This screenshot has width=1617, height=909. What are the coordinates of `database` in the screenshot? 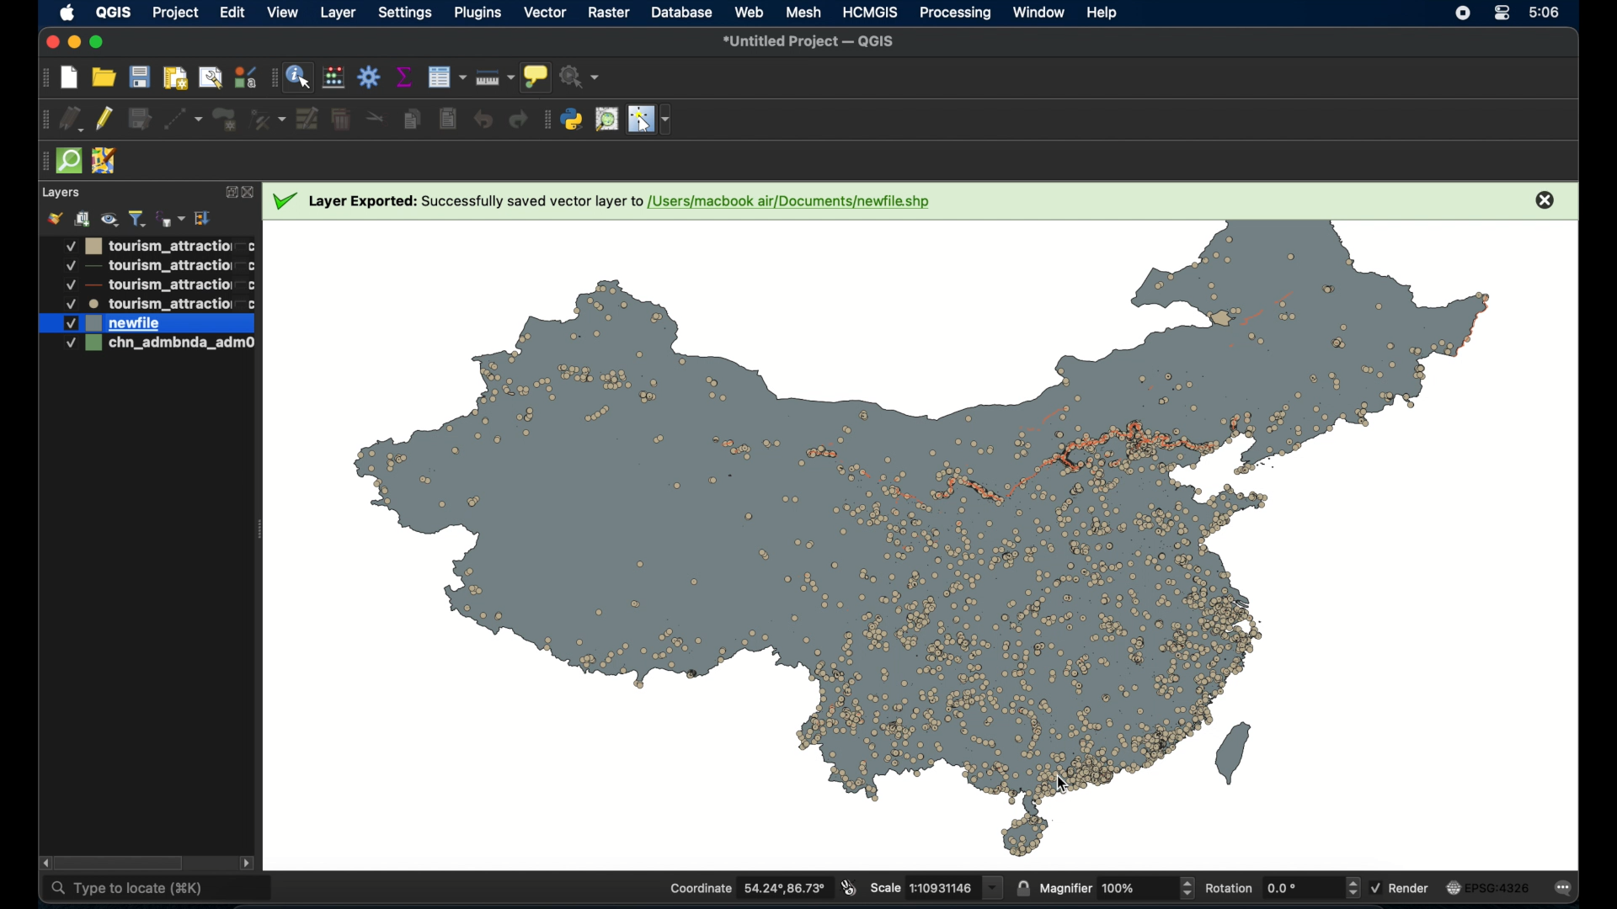 It's located at (681, 13).